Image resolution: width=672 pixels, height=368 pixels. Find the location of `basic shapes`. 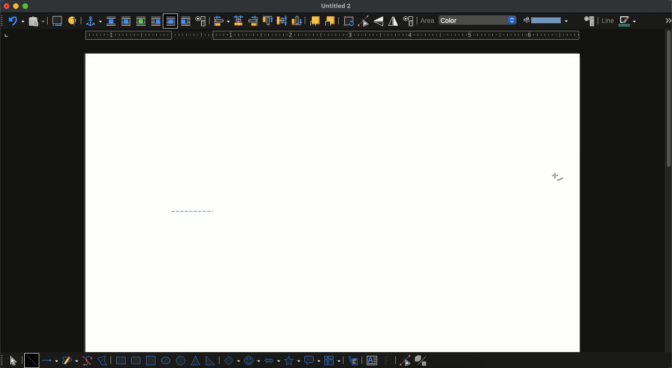

basic shapes is located at coordinates (231, 360).